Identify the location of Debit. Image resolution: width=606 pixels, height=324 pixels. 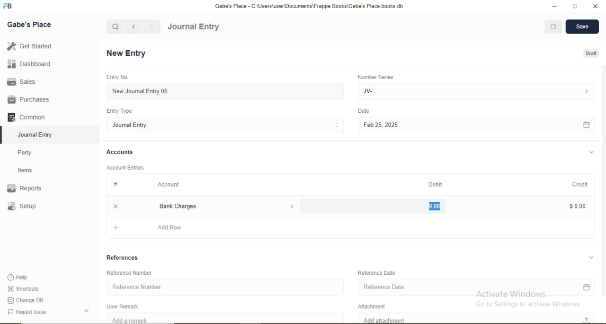
(437, 185).